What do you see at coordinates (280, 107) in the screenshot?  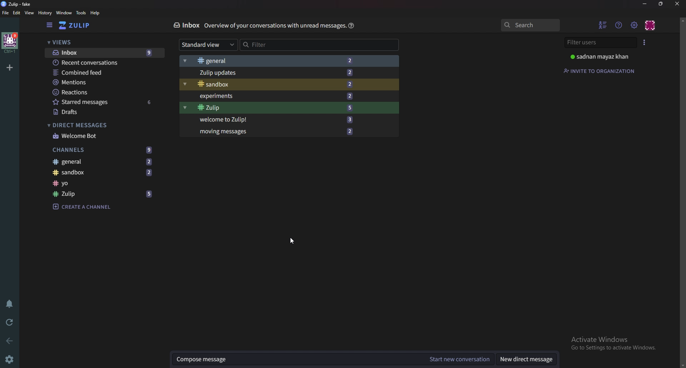 I see `Zulip` at bounding box center [280, 107].